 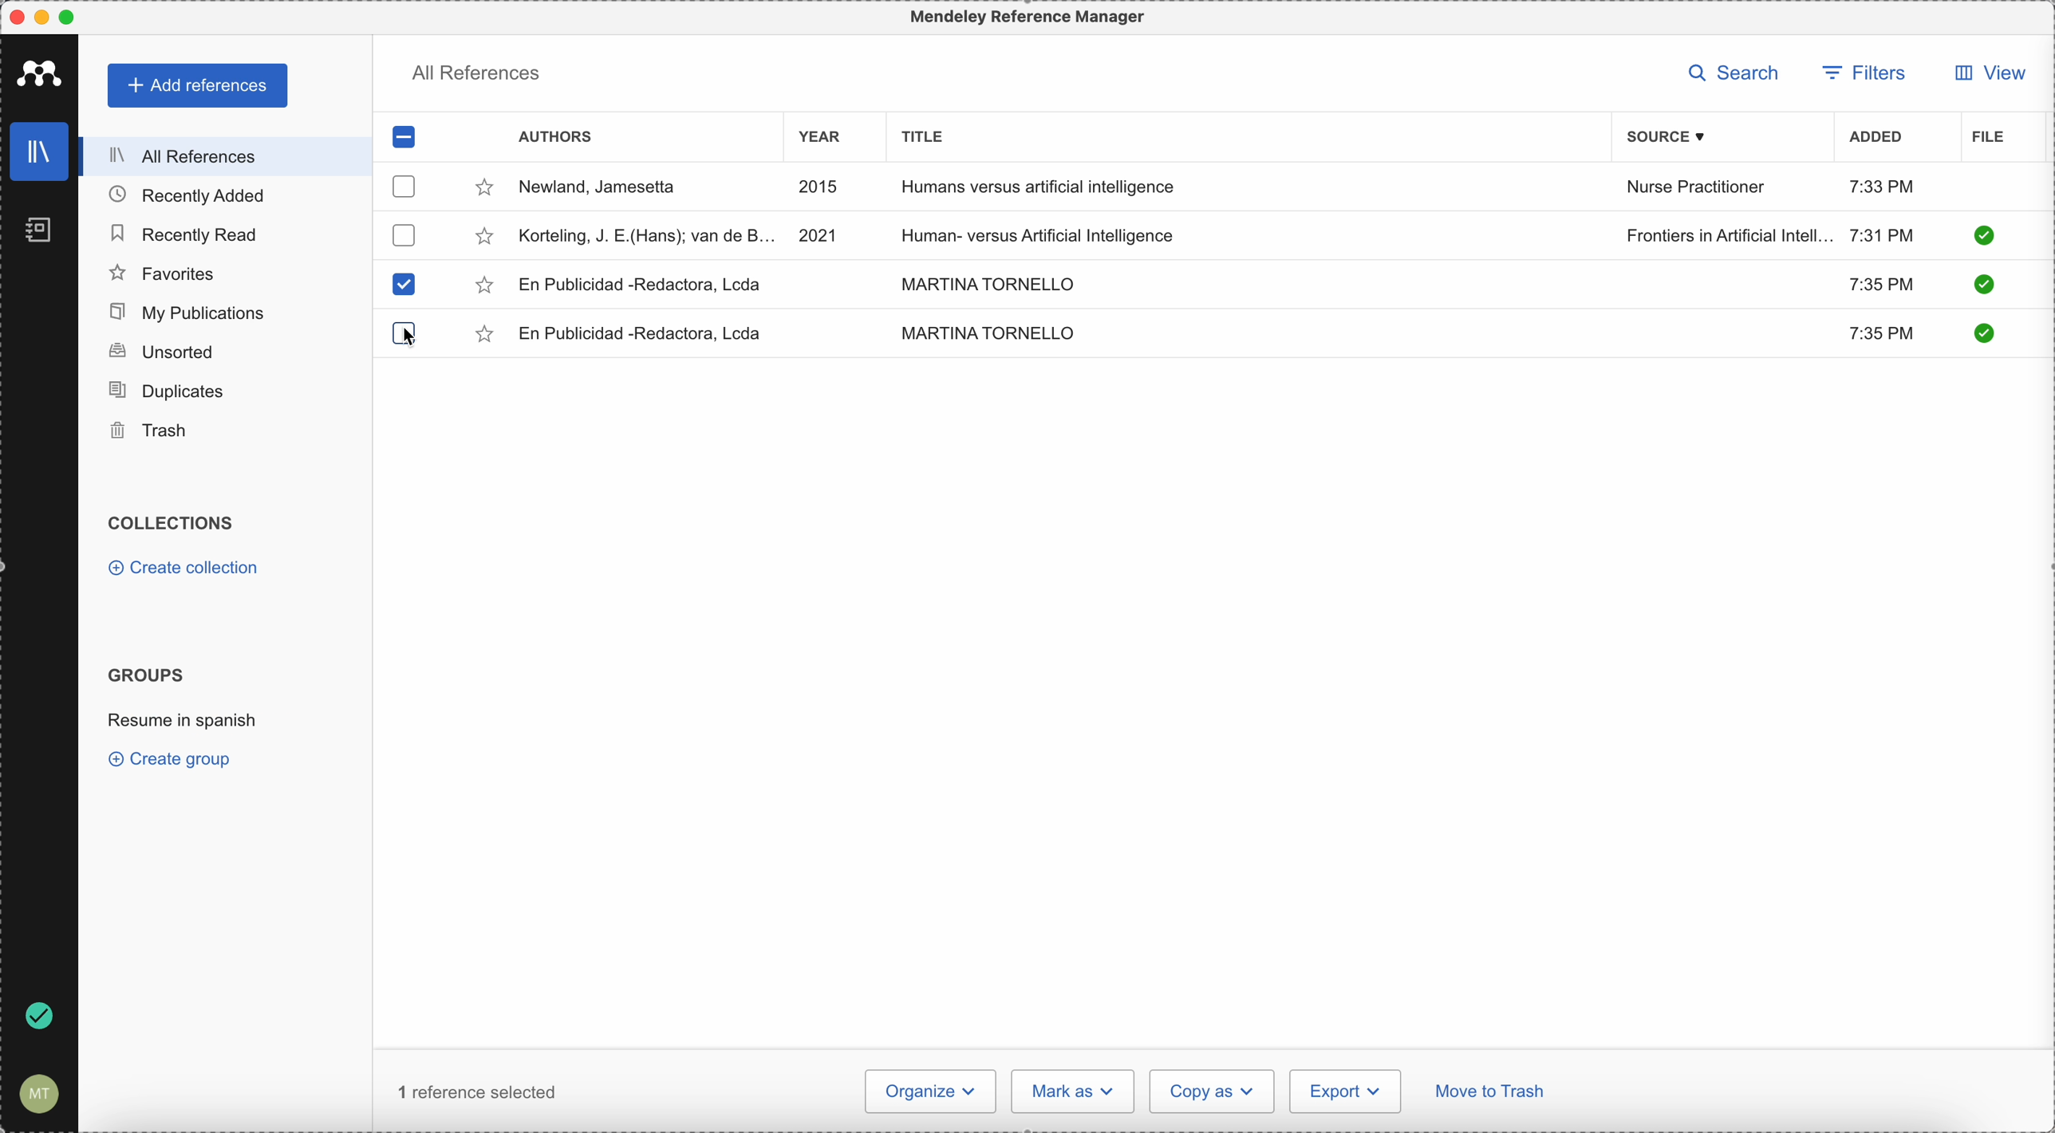 What do you see at coordinates (183, 231) in the screenshot?
I see `recently read` at bounding box center [183, 231].